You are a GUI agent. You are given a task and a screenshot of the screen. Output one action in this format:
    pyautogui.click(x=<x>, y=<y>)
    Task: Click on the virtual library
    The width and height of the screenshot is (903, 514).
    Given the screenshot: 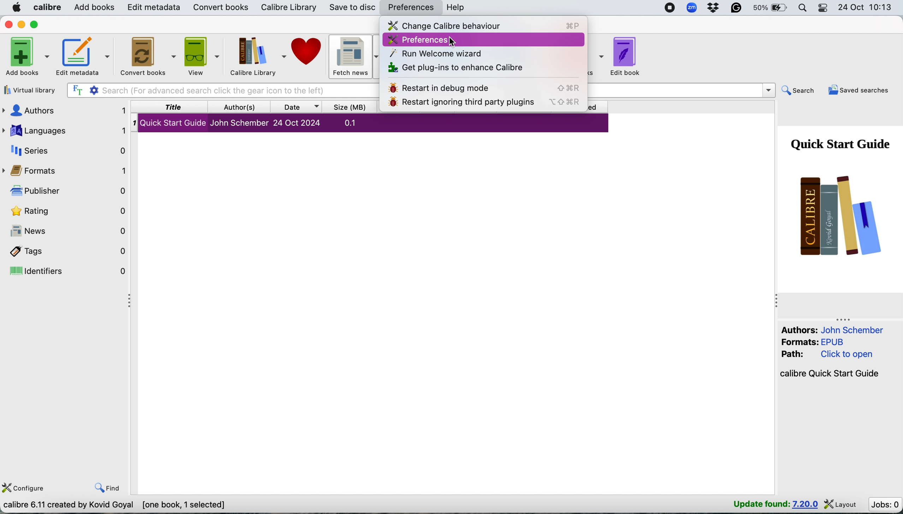 What is the action you would take?
    pyautogui.click(x=31, y=91)
    